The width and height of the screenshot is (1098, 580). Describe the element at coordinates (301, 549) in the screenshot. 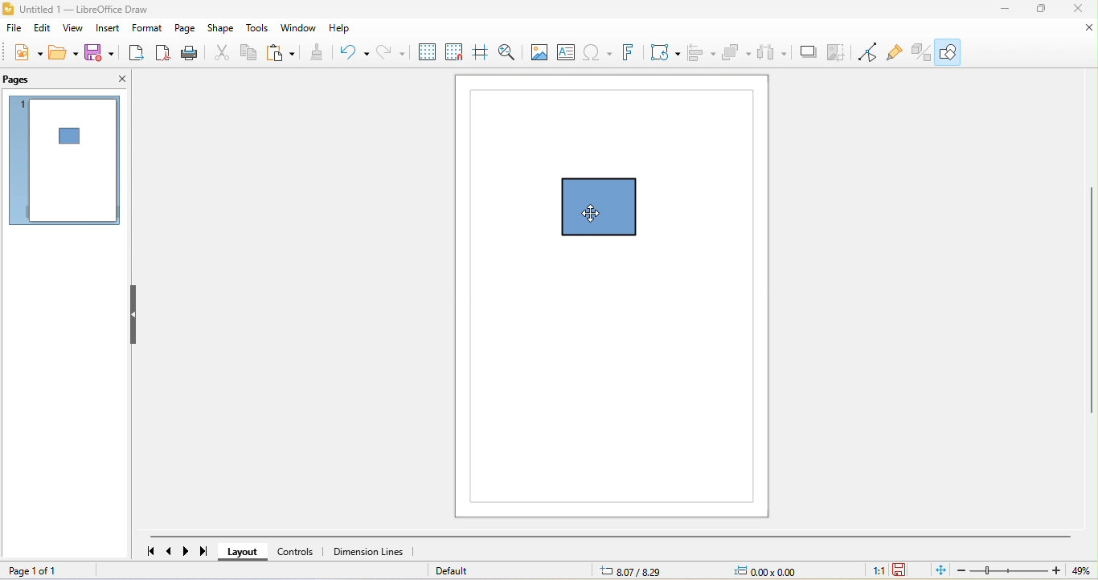

I see `controls` at that location.